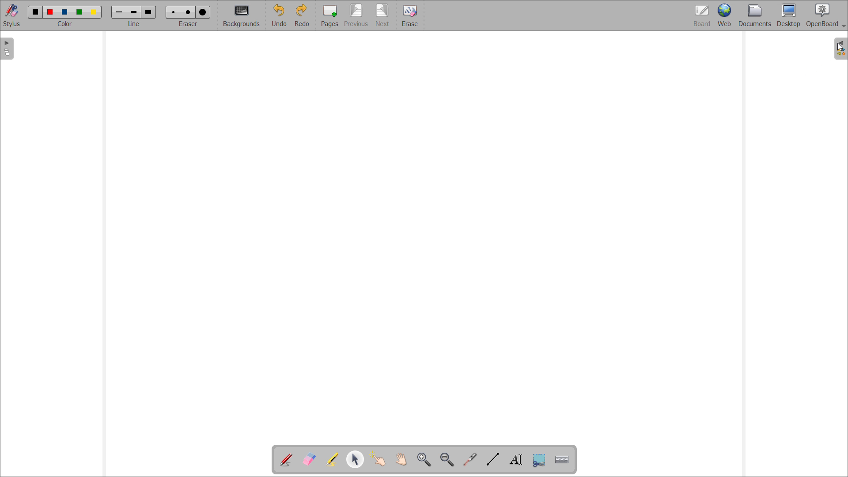 Image resolution: width=848 pixels, height=477 pixels. I want to click on zoom out, so click(447, 460).